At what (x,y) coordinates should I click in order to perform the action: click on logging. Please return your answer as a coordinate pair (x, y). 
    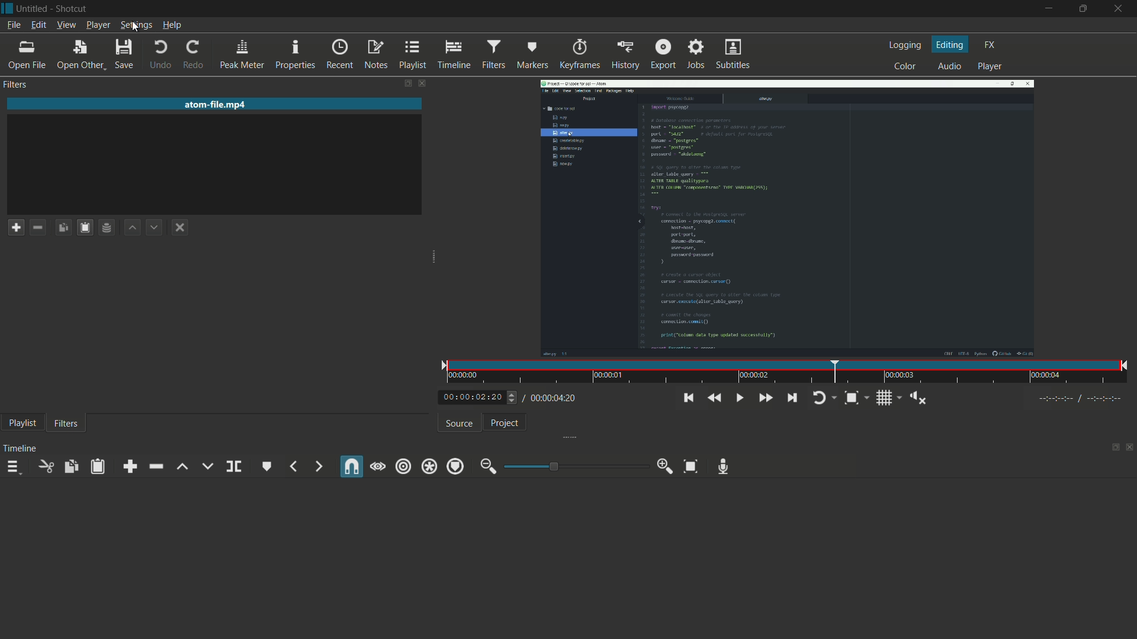
    Looking at the image, I should click on (904, 44).